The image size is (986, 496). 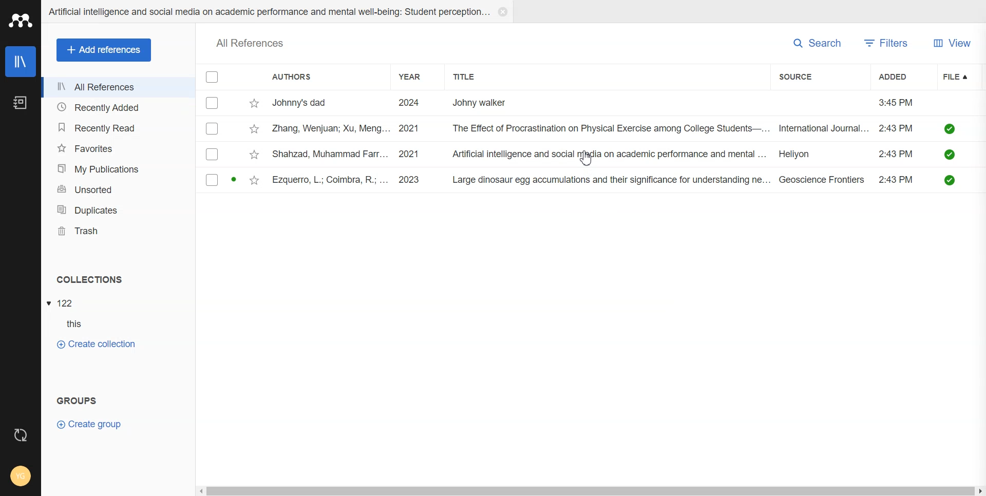 What do you see at coordinates (411, 180) in the screenshot?
I see `2023` at bounding box center [411, 180].